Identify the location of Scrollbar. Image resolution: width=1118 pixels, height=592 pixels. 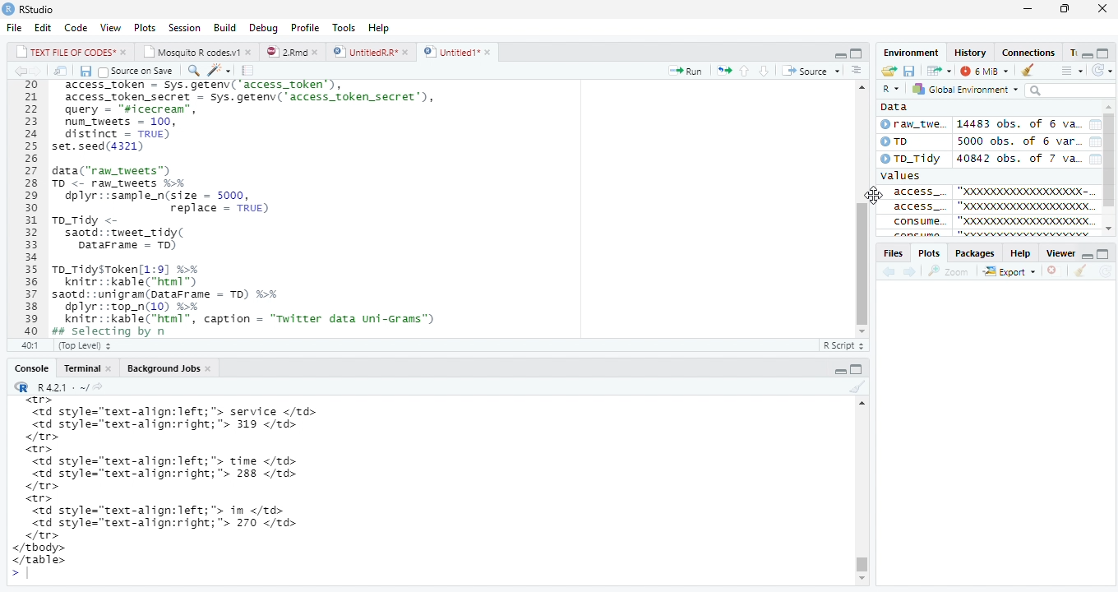
(863, 496).